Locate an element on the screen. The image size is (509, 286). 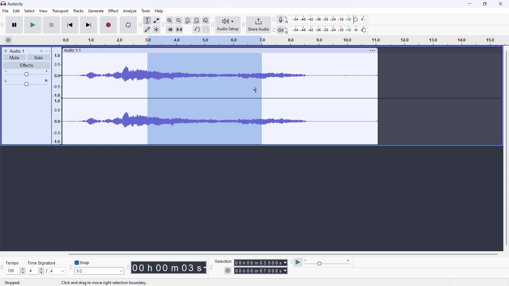
effect is located at coordinates (114, 11).